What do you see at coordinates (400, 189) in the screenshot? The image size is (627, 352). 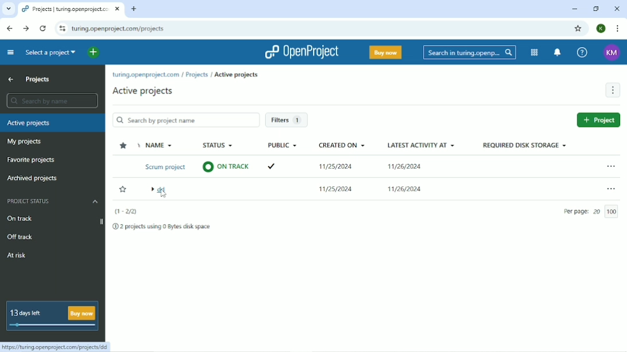 I see `11/26/2024` at bounding box center [400, 189].